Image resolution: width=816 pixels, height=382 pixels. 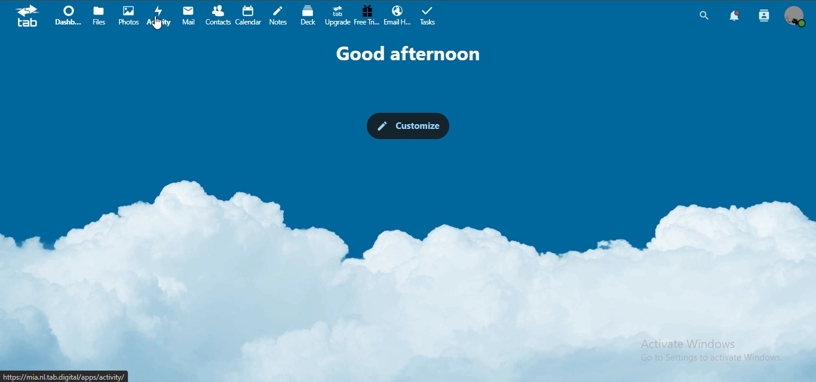 I want to click on https://mia.nl.tabdigital/apps/activity/ , so click(x=71, y=375).